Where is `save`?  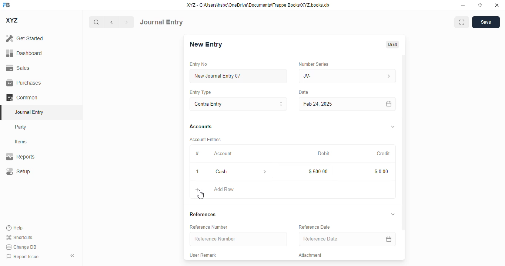 save is located at coordinates (486, 22).